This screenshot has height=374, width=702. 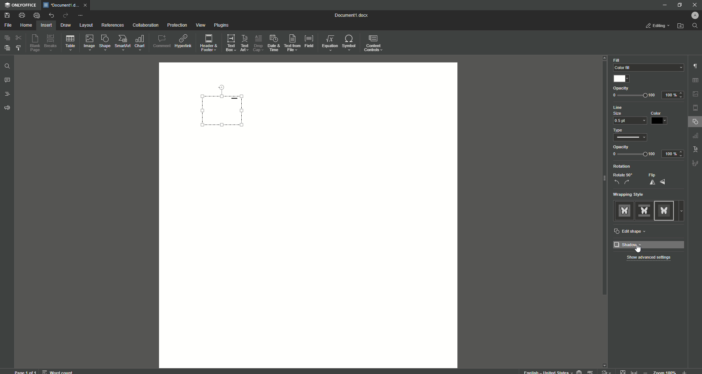 What do you see at coordinates (632, 138) in the screenshot?
I see `choose type` at bounding box center [632, 138].